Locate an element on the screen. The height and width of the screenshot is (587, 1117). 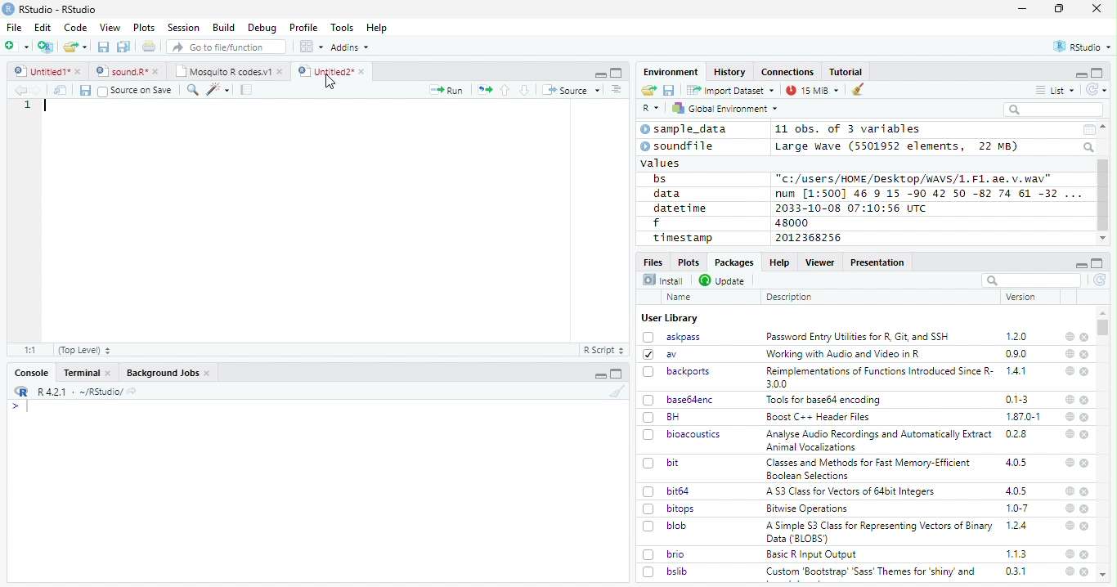
Calendar is located at coordinates (1088, 130).